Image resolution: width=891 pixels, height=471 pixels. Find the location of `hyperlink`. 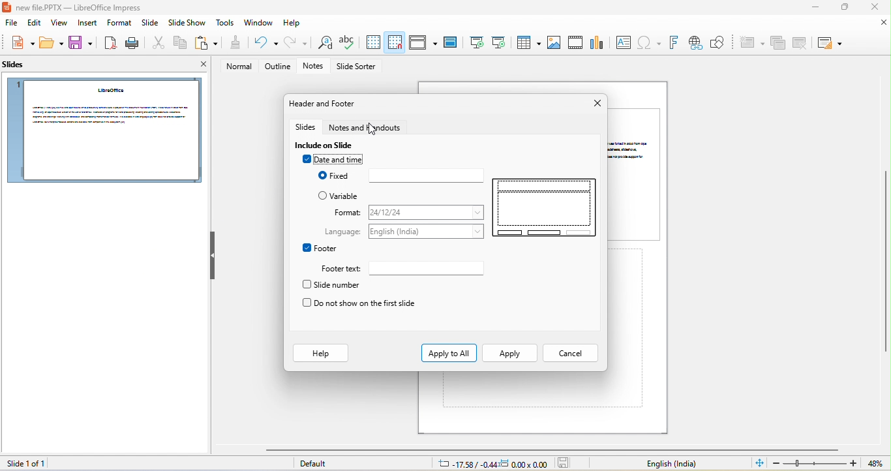

hyperlink is located at coordinates (695, 43).